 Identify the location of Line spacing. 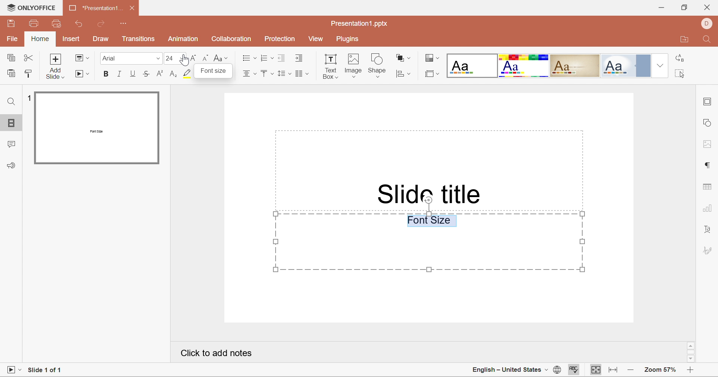
(283, 74).